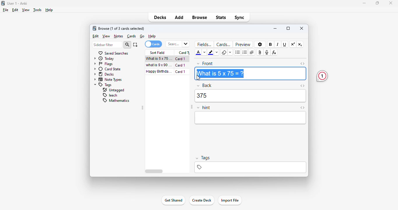 This screenshot has height=210, width=398. Describe the element at coordinates (159, 59) in the screenshot. I see `what is 5x75=?` at that location.